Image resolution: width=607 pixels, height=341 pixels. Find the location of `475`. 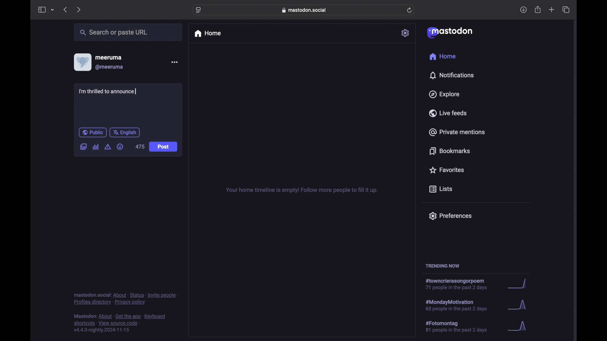

475 is located at coordinates (140, 147).